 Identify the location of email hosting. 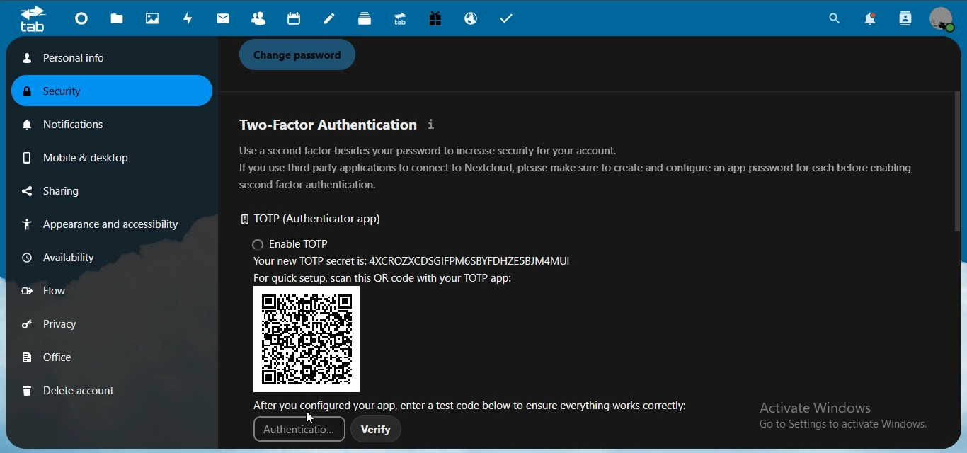
(473, 20).